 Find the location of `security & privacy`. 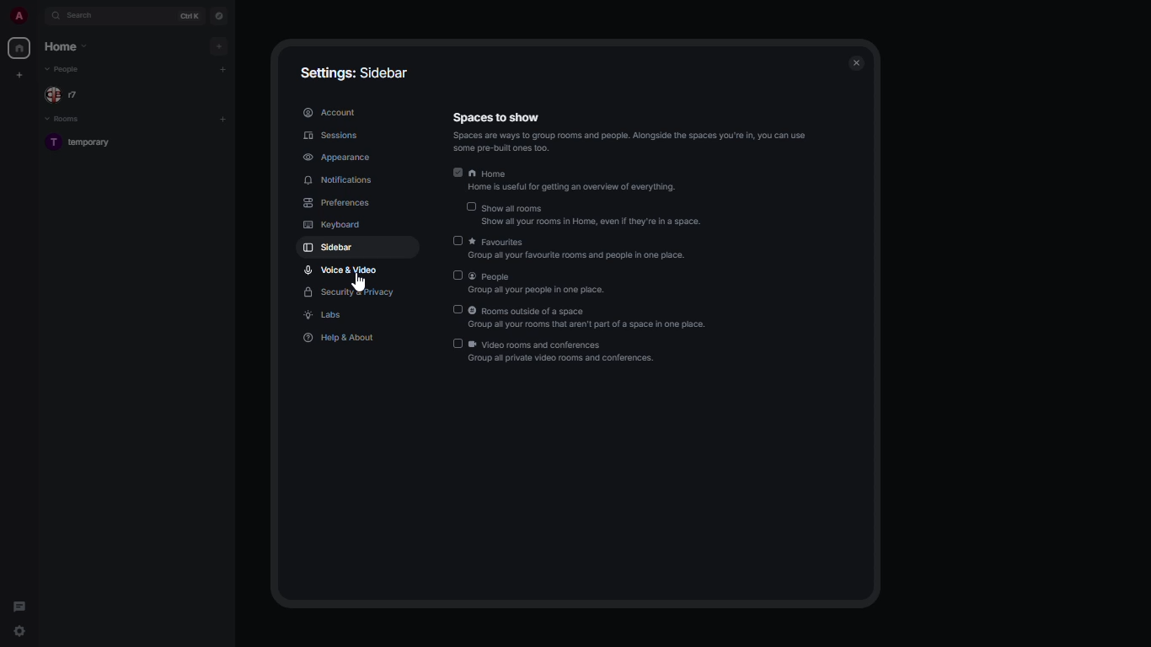

security & privacy is located at coordinates (351, 293).